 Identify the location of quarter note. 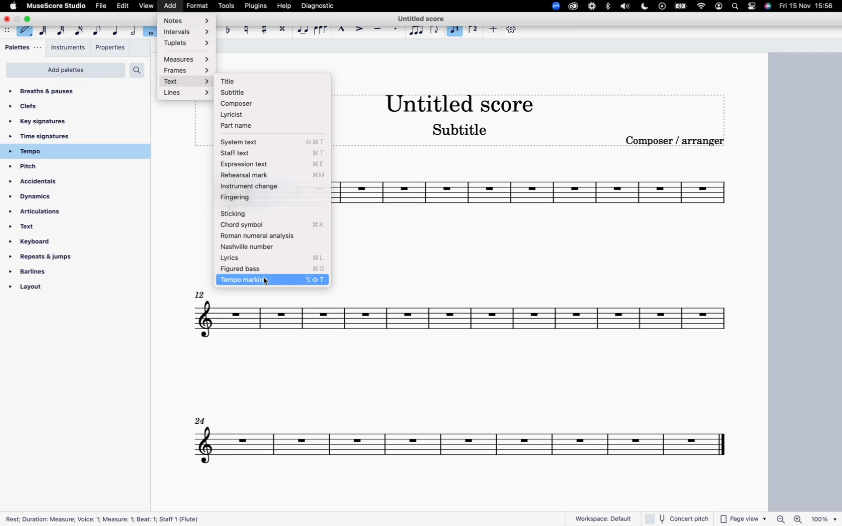
(116, 31).